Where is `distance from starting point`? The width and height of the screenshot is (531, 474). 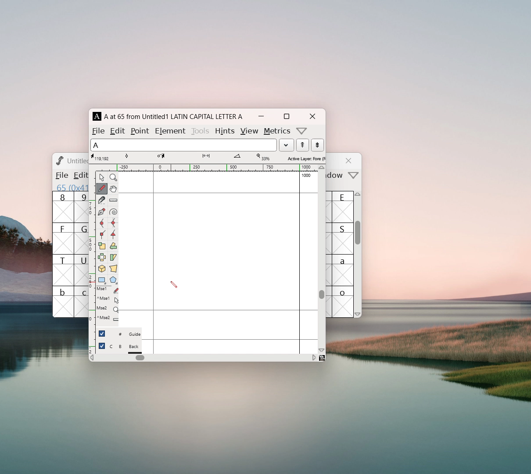
distance from starting point is located at coordinates (206, 158).